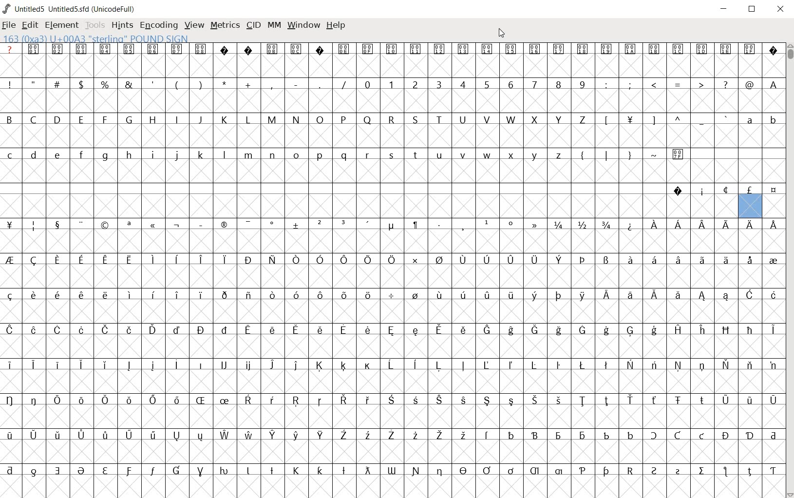 The height and width of the screenshot is (498, 794). What do you see at coordinates (12, 436) in the screenshot?
I see `Symbol` at bounding box center [12, 436].